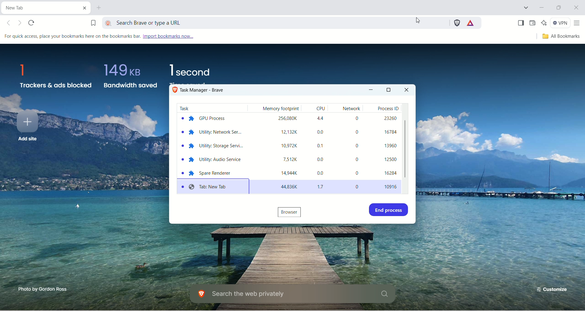 The image size is (585, 311). I want to click on current tab, so click(38, 8).